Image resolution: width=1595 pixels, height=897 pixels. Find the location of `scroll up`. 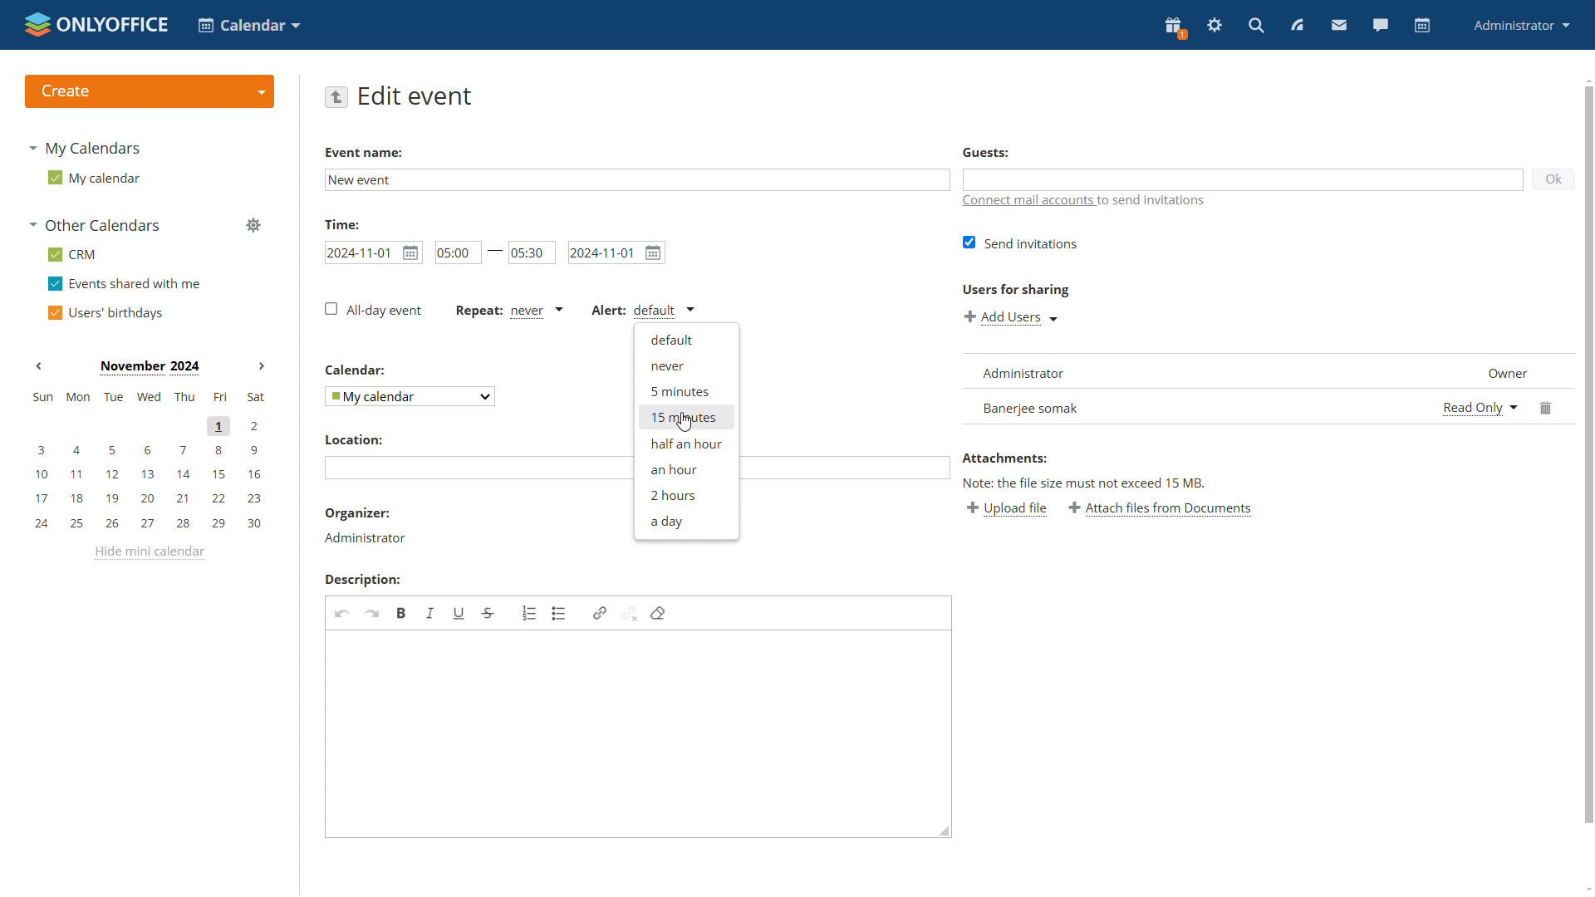

scroll up is located at coordinates (1588, 81).